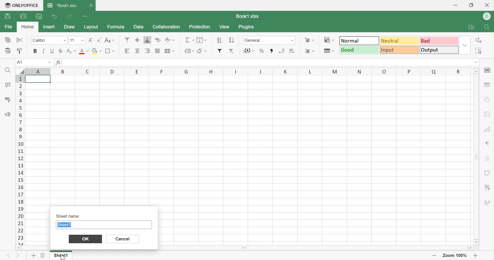 The height and width of the screenshot is (260, 494). Describe the element at coordinates (488, 5) in the screenshot. I see `Close` at that location.